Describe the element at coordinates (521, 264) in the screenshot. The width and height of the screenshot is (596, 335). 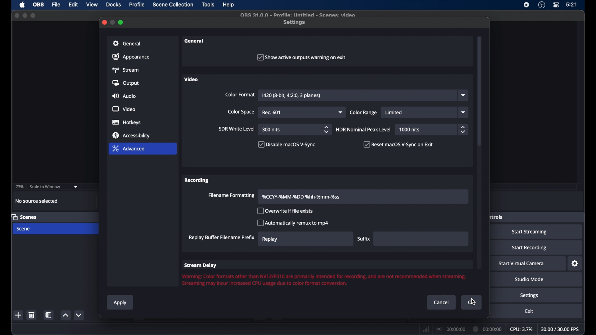
I see `start virtual camera` at that location.